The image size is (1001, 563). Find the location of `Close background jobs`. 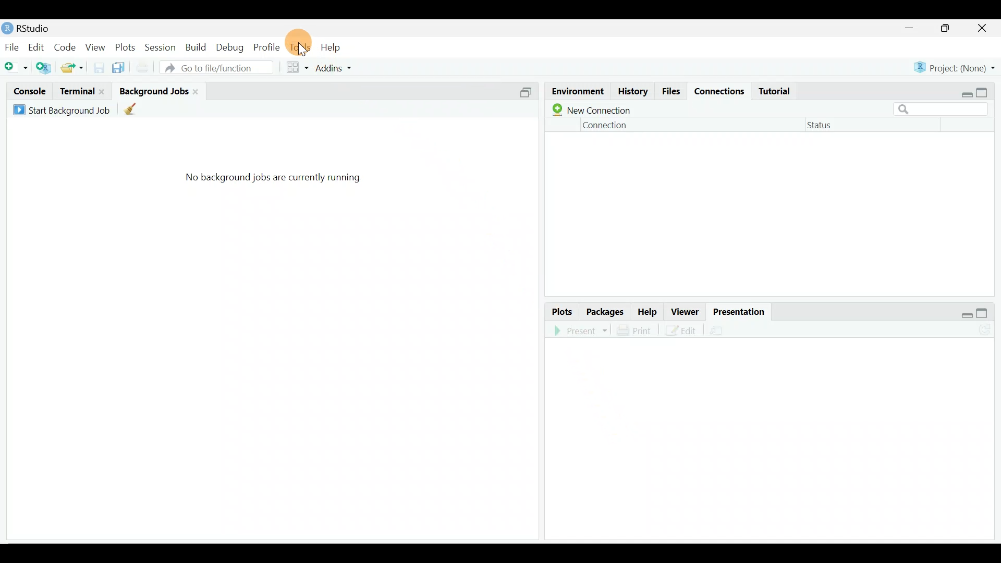

Close background jobs is located at coordinates (200, 91).